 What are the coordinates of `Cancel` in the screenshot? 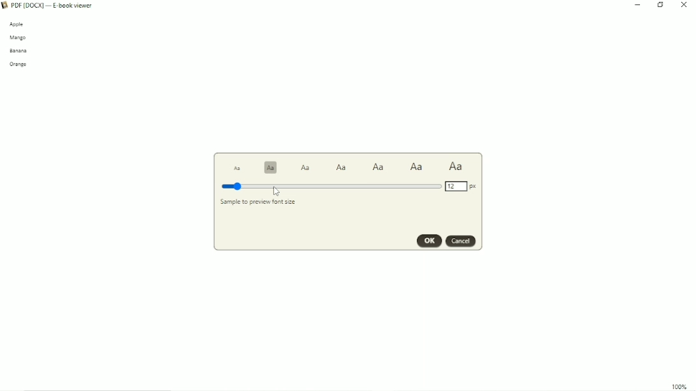 It's located at (460, 241).